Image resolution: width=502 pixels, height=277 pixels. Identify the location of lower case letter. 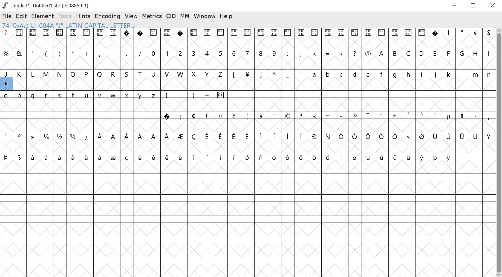
(401, 74).